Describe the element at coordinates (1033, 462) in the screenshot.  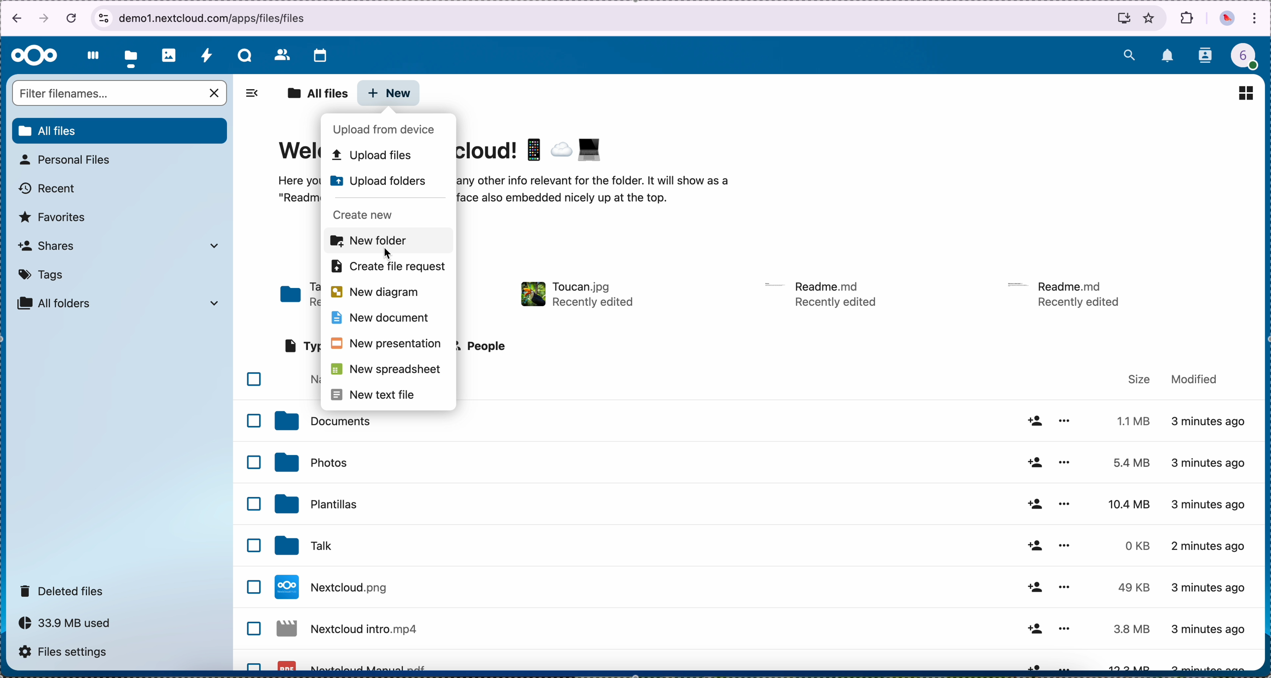
I see `share` at that location.